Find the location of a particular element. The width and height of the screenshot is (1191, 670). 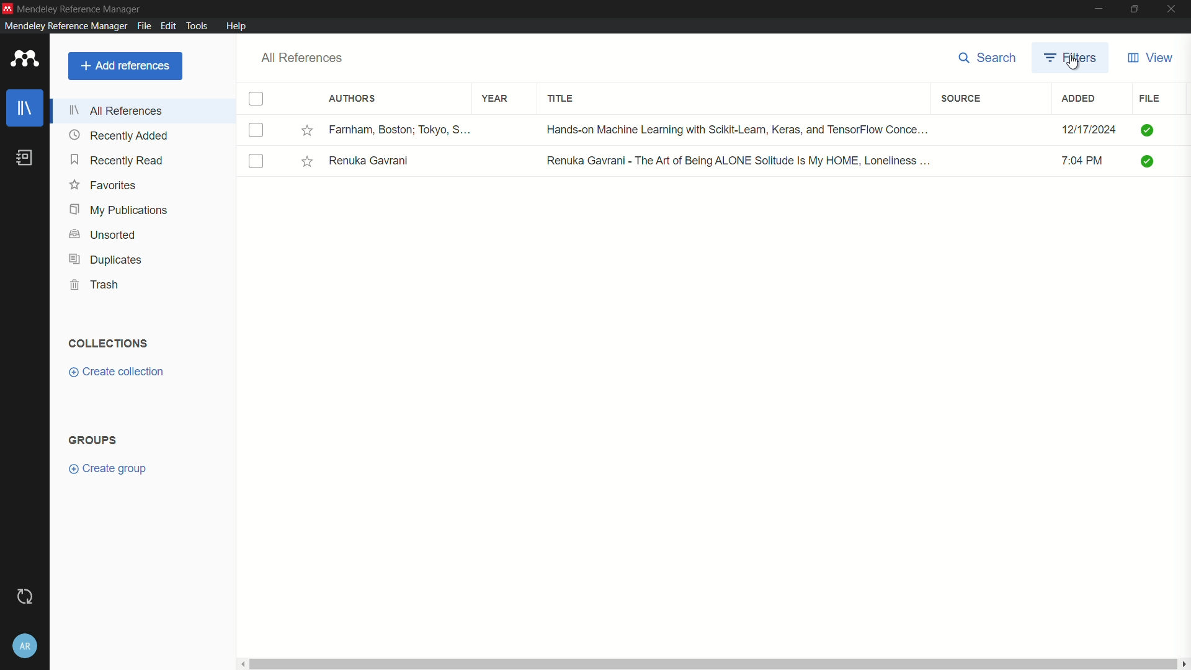

check box is located at coordinates (256, 161).